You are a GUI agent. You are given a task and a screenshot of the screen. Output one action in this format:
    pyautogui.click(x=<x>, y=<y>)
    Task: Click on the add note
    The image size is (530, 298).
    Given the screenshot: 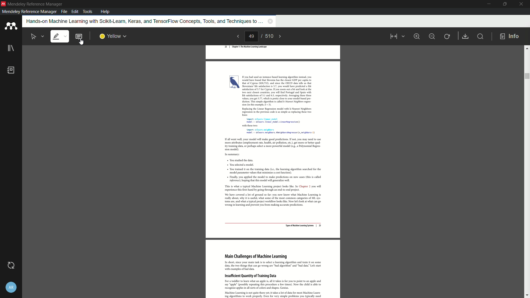 What is the action you would take?
    pyautogui.click(x=79, y=37)
    